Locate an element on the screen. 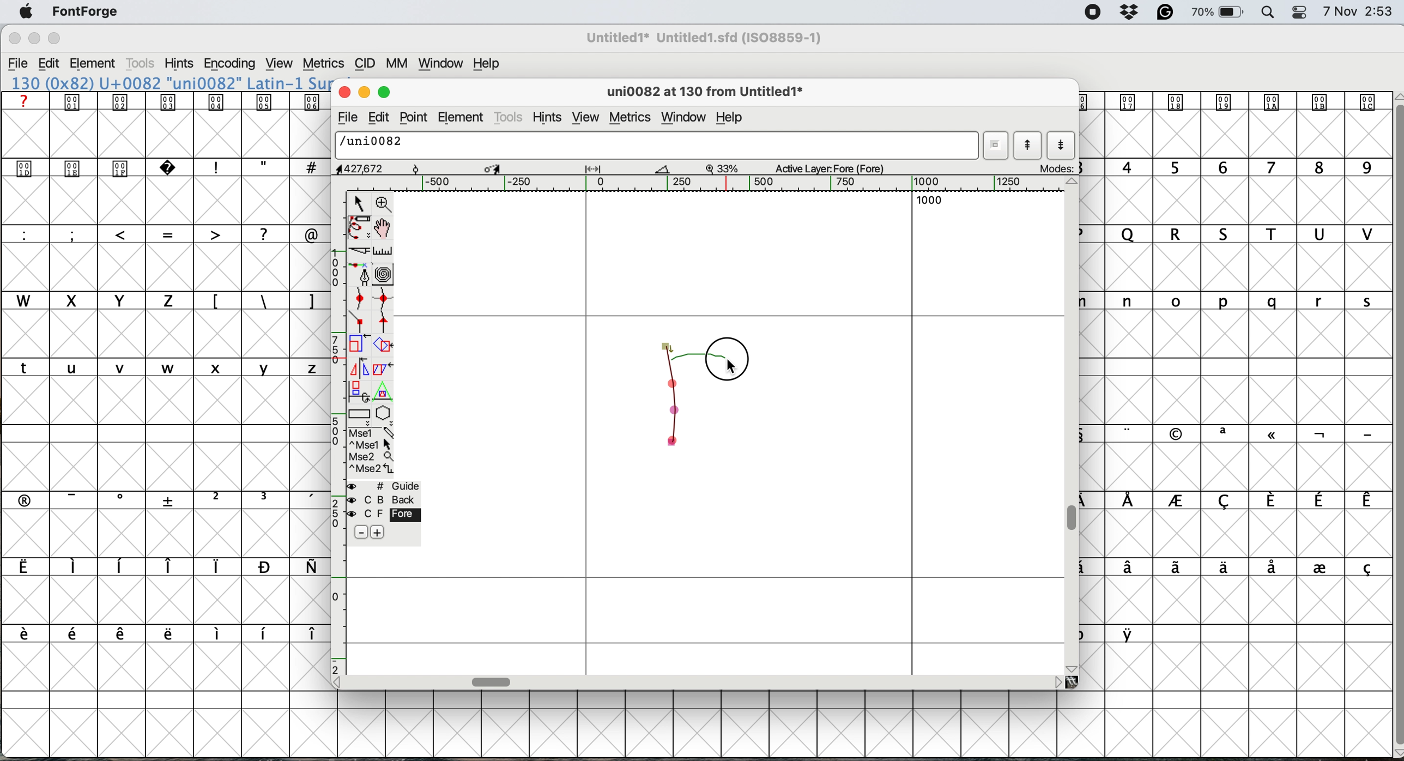  lowercase letters is located at coordinates (160, 369).